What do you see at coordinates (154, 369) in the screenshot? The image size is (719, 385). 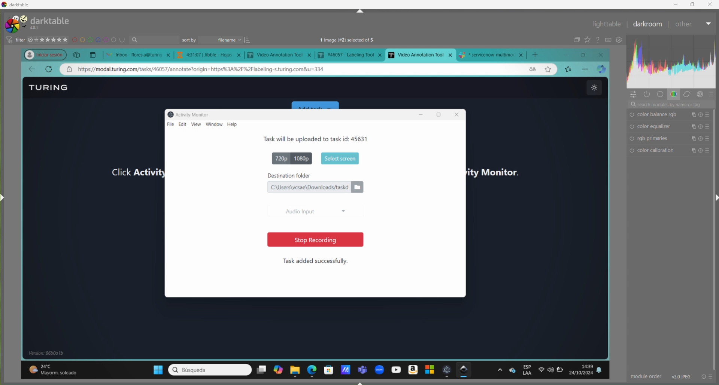 I see `windows` at bounding box center [154, 369].